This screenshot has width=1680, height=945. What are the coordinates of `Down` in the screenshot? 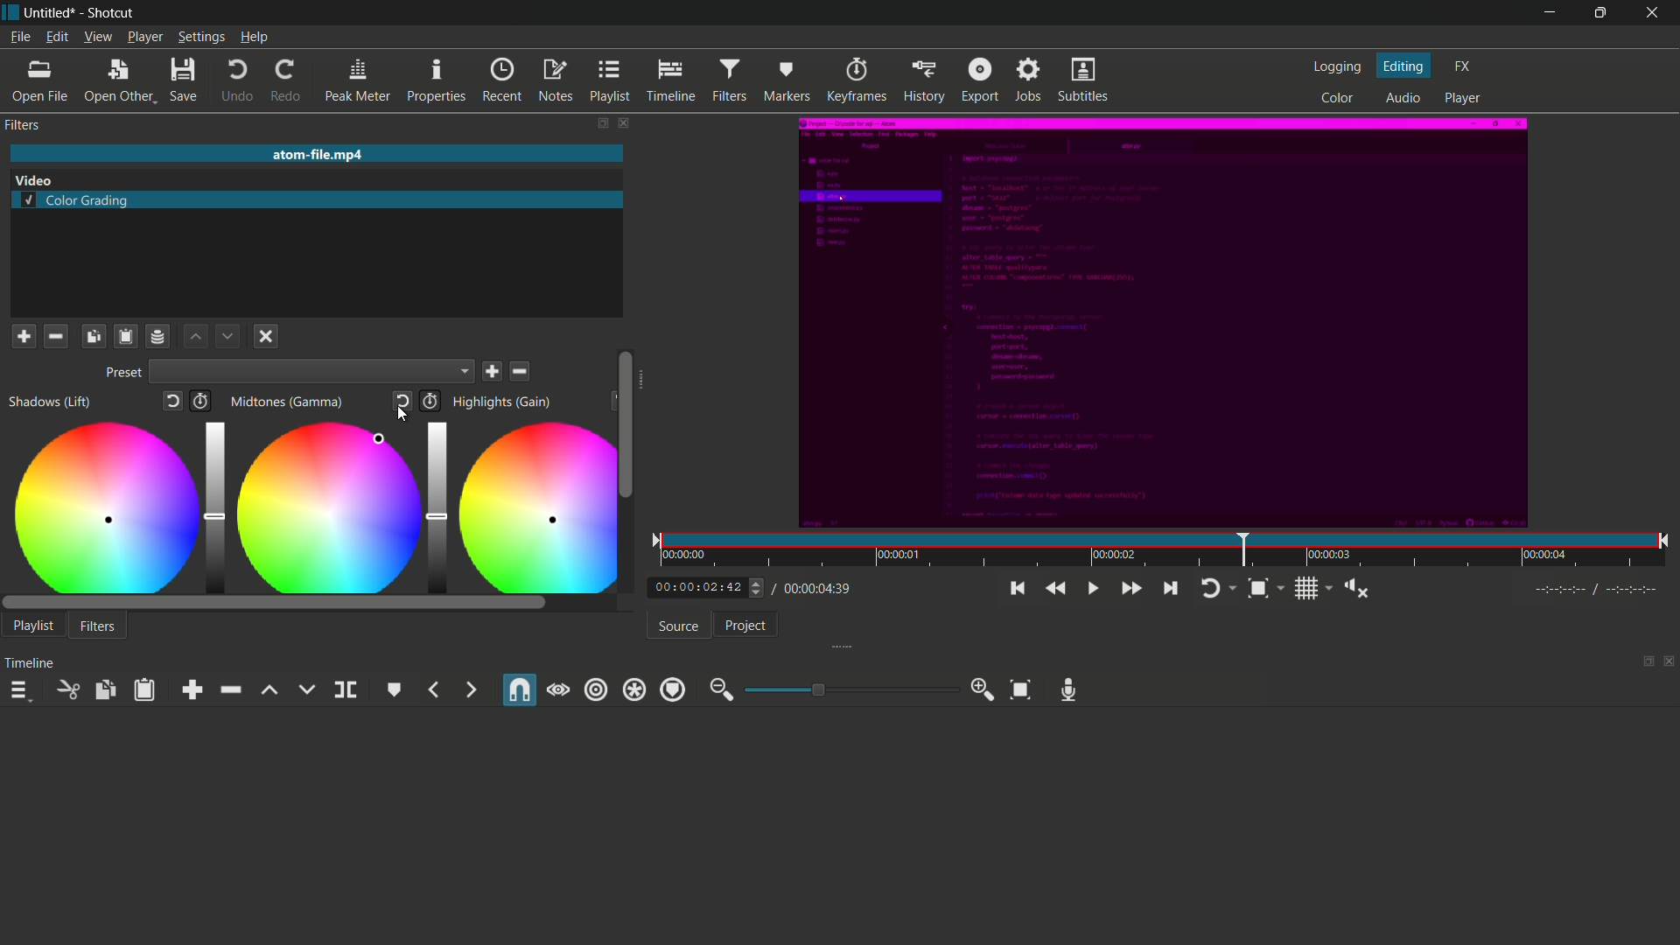 It's located at (226, 335).